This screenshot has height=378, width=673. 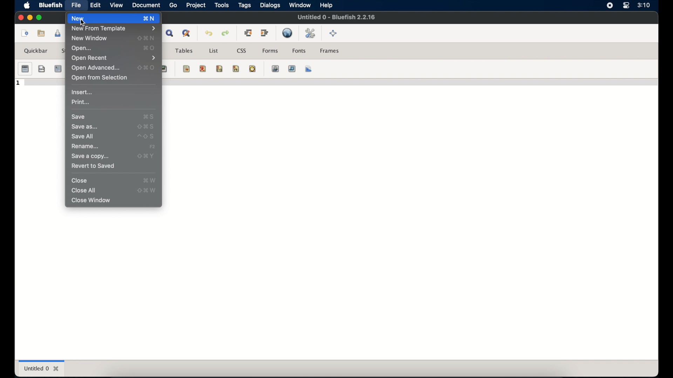 I want to click on video, so click(x=276, y=69).